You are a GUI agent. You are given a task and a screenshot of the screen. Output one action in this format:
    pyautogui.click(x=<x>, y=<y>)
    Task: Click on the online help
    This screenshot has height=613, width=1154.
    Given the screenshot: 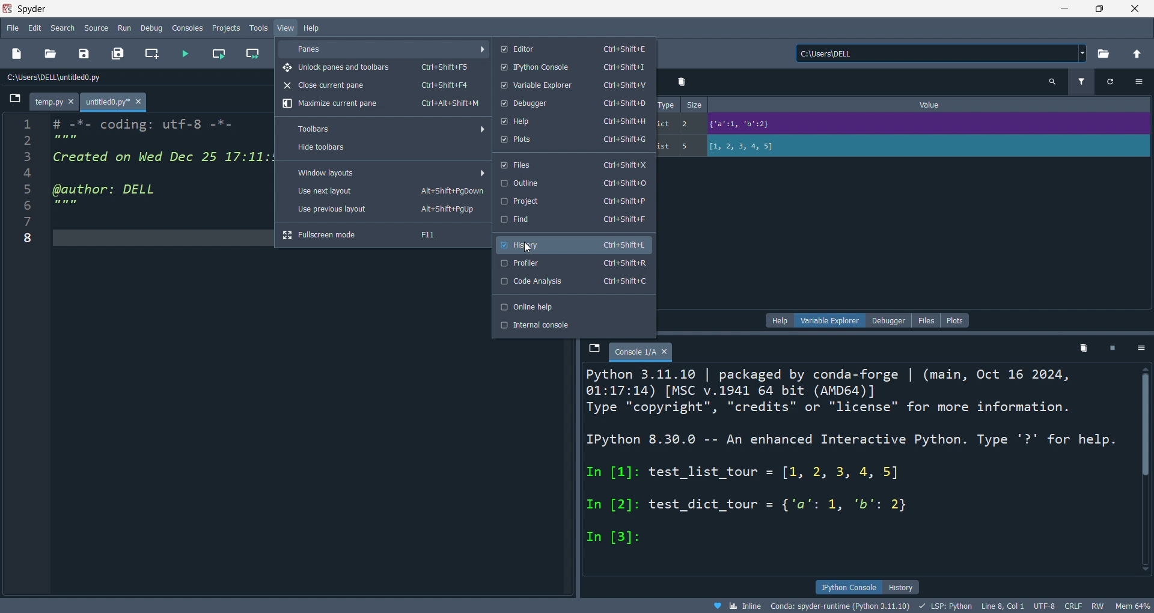 What is the action you would take?
    pyautogui.click(x=573, y=306)
    